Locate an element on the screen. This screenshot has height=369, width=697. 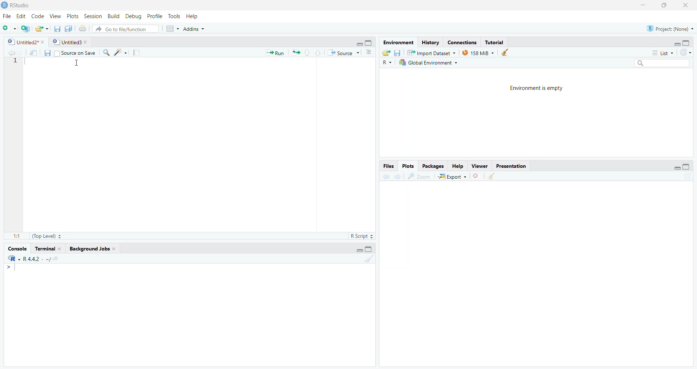
Find replace is located at coordinates (105, 53).